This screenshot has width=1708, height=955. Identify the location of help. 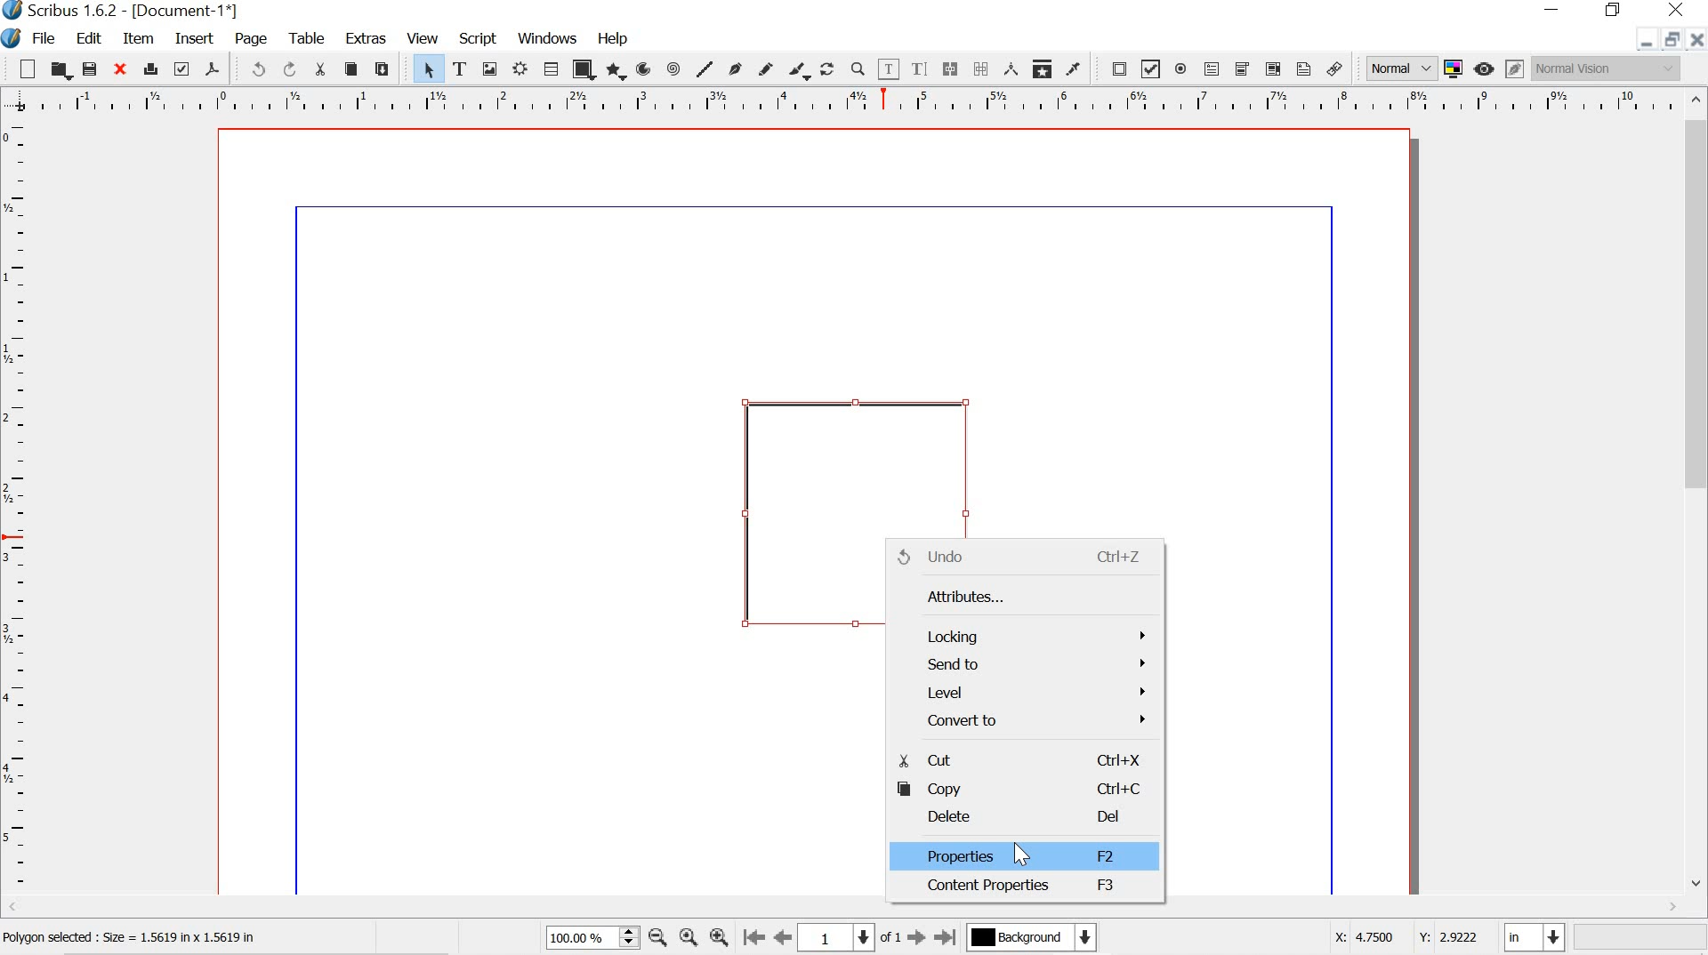
(610, 36).